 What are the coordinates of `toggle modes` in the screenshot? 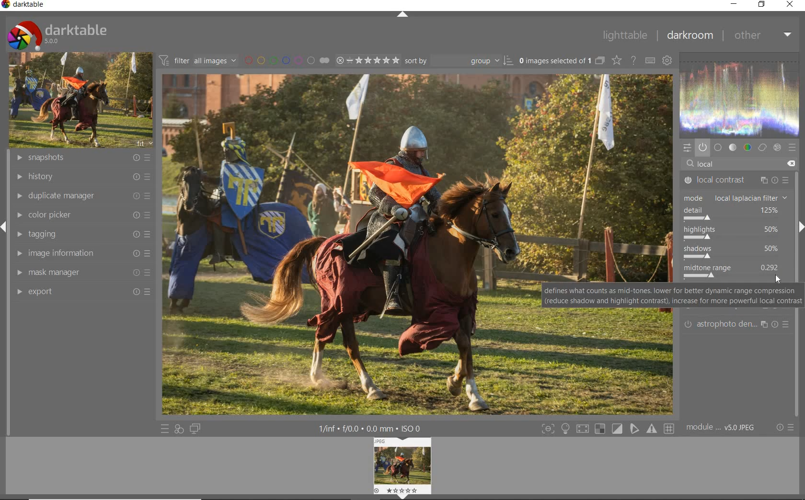 It's located at (565, 428).